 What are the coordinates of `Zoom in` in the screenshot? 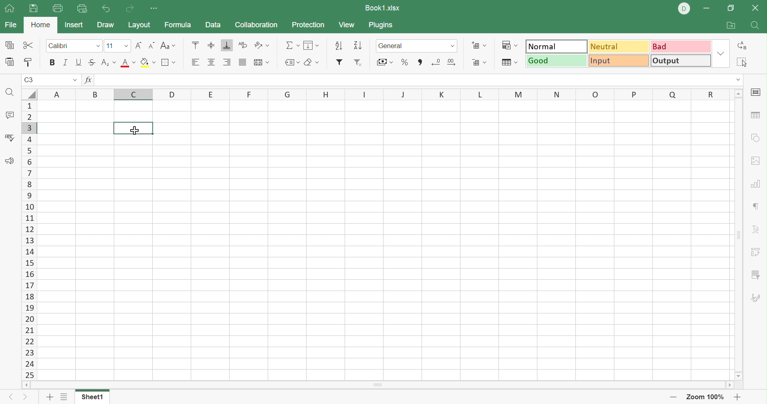 It's located at (738, 397).